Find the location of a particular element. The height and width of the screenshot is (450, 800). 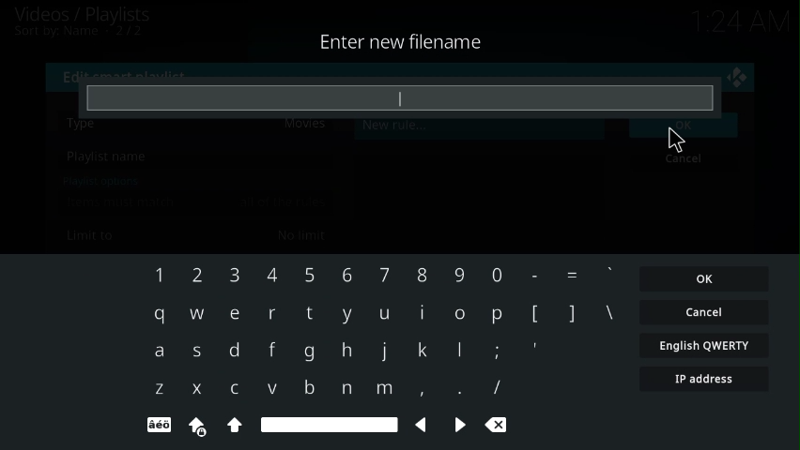

type is located at coordinates (416, 98).